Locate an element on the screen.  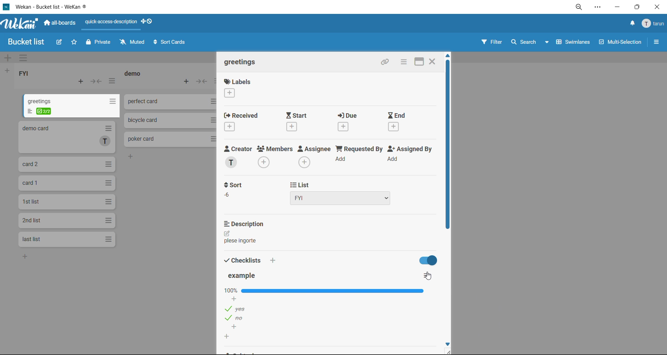
checklists is located at coordinates (244, 260).